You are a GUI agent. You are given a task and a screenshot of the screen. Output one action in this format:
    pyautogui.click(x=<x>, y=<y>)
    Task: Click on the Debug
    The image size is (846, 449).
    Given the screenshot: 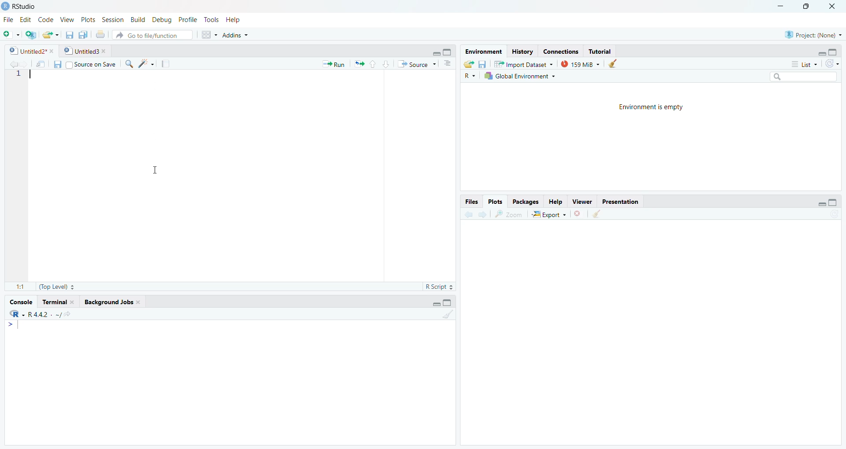 What is the action you would take?
    pyautogui.click(x=161, y=18)
    